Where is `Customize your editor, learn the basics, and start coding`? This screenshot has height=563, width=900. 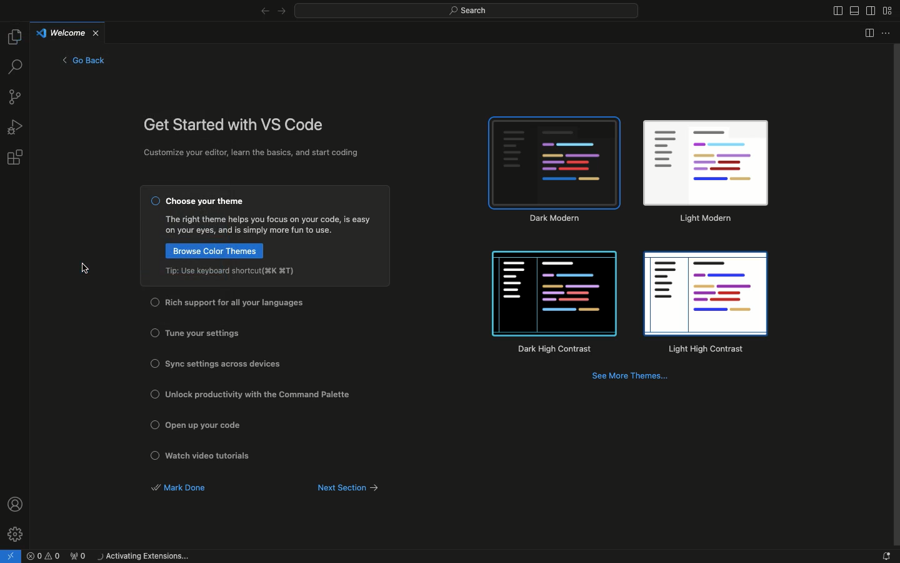
Customize your editor, learn the basics, and start coding is located at coordinates (254, 154).